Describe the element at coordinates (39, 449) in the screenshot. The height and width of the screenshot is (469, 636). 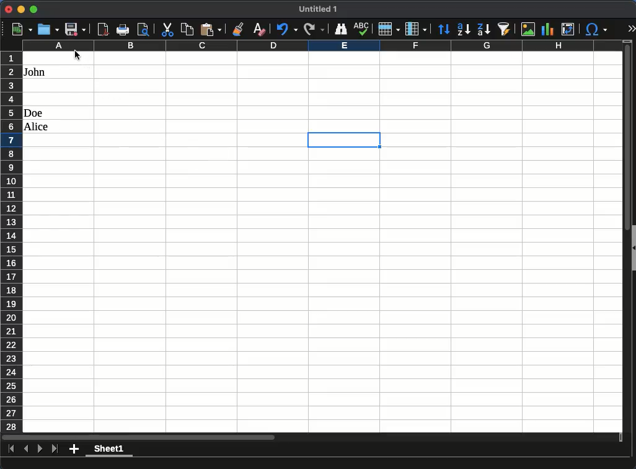
I see `next sheet` at that location.